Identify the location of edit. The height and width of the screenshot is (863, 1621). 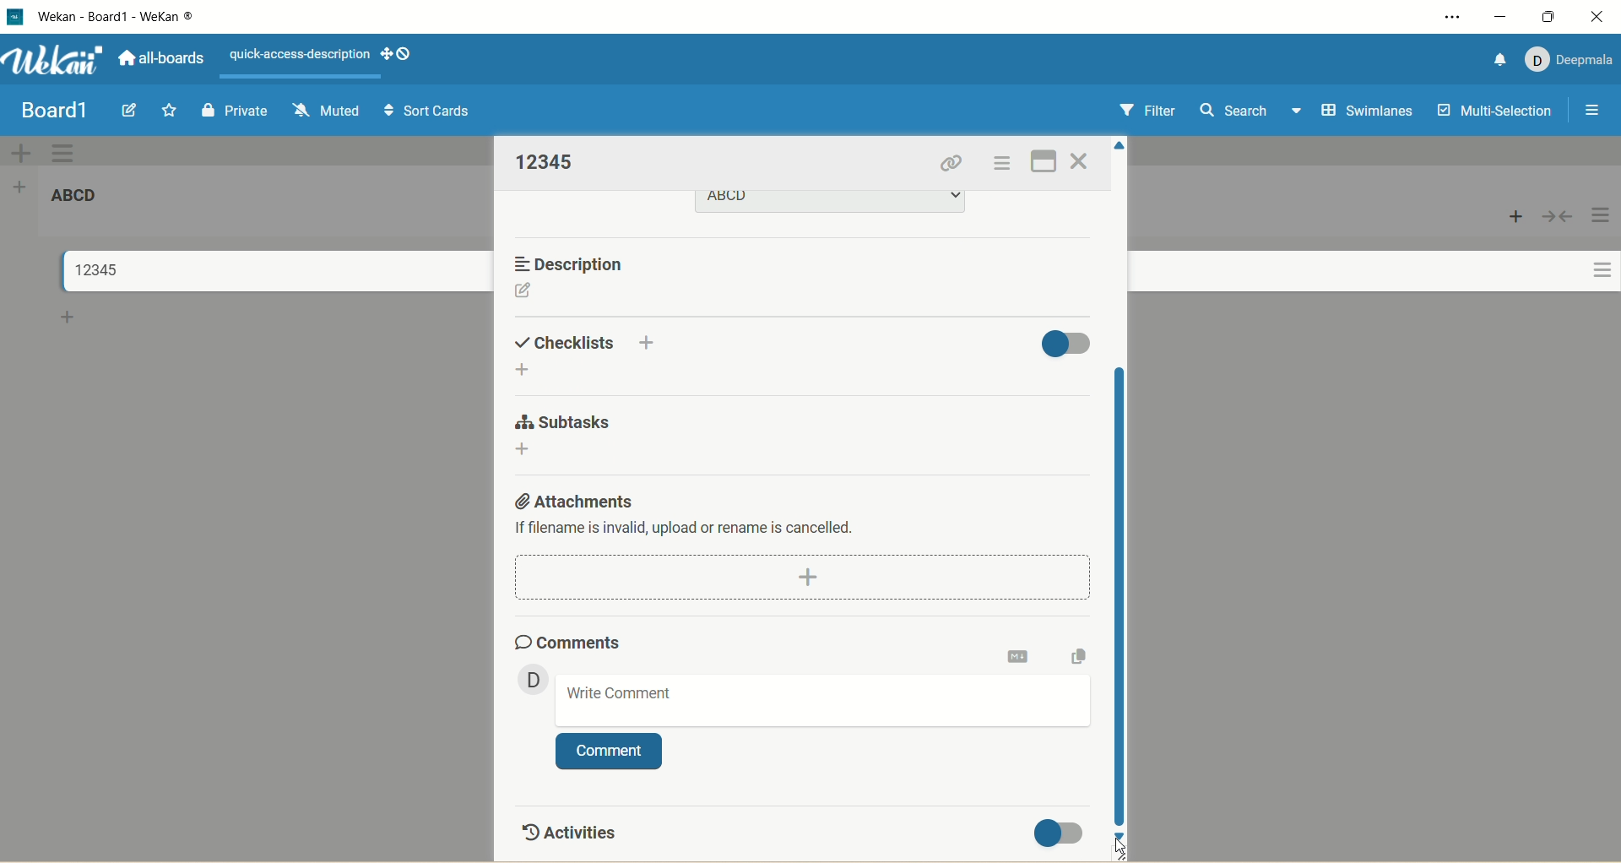
(128, 111).